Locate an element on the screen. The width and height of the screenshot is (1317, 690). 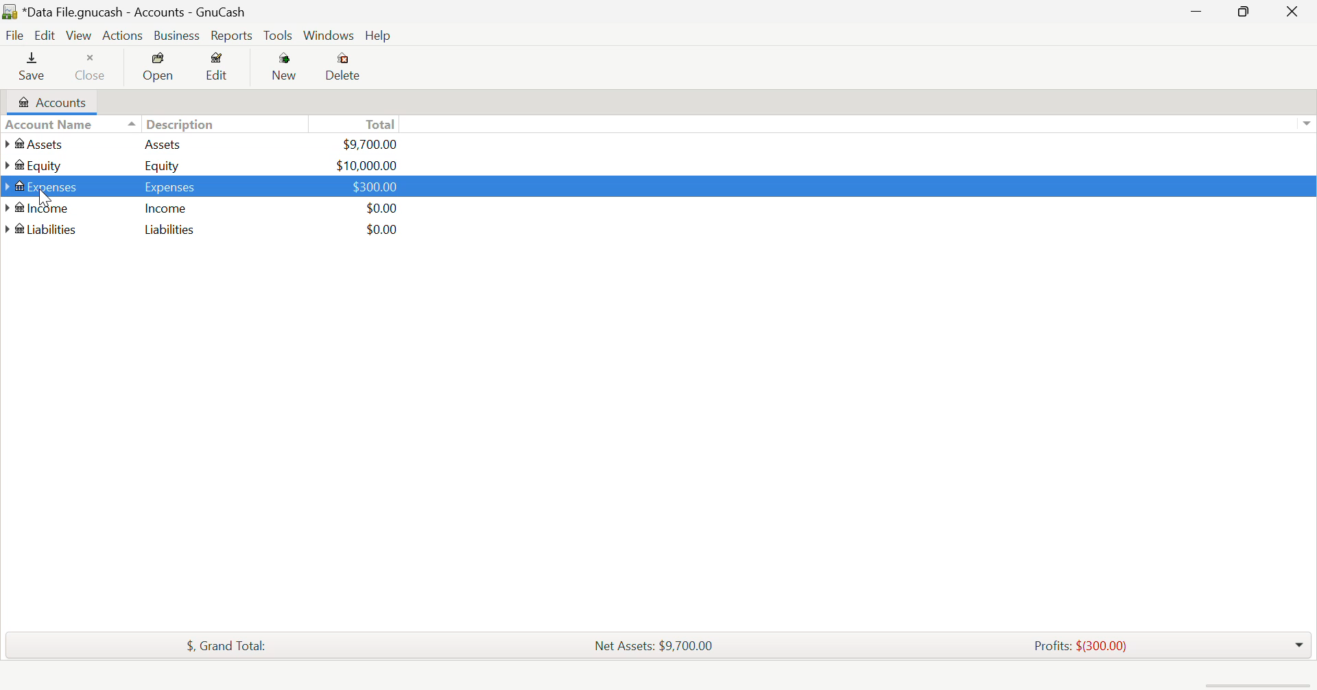
Business is located at coordinates (177, 36).